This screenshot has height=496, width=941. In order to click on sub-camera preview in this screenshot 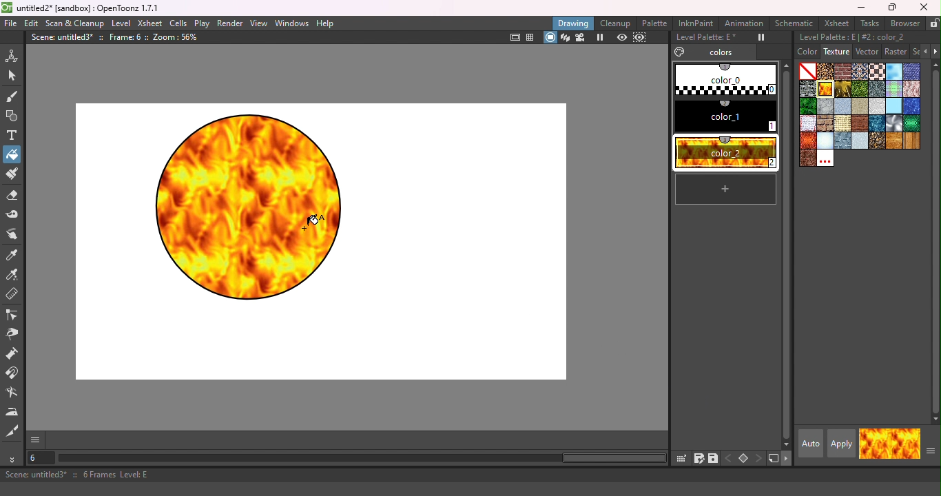, I will do `click(640, 37)`.